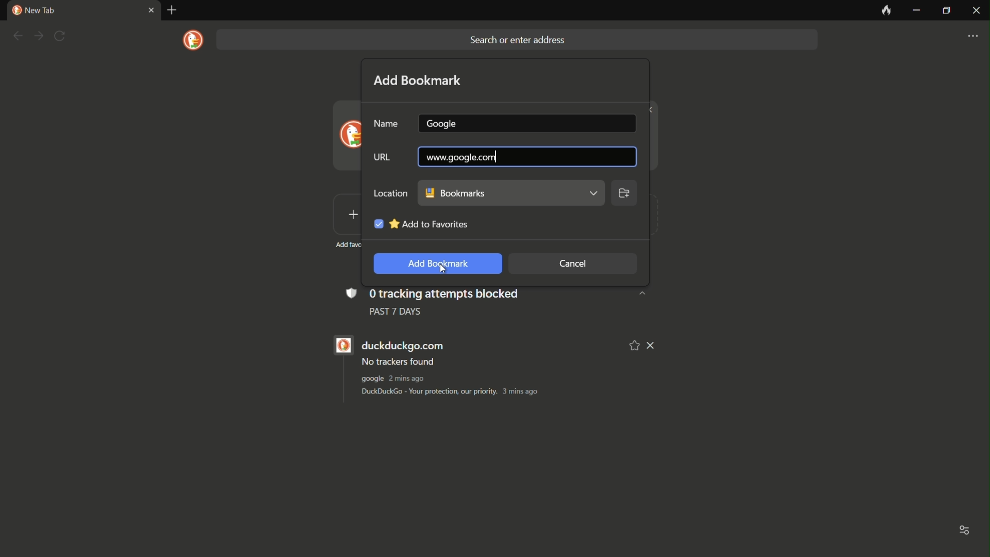 Image resolution: width=990 pixels, height=557 pixels. What do you see at coordinates (389, 192) in the screenshot?
I see `LOCATION` at bounding box center [389, 192].